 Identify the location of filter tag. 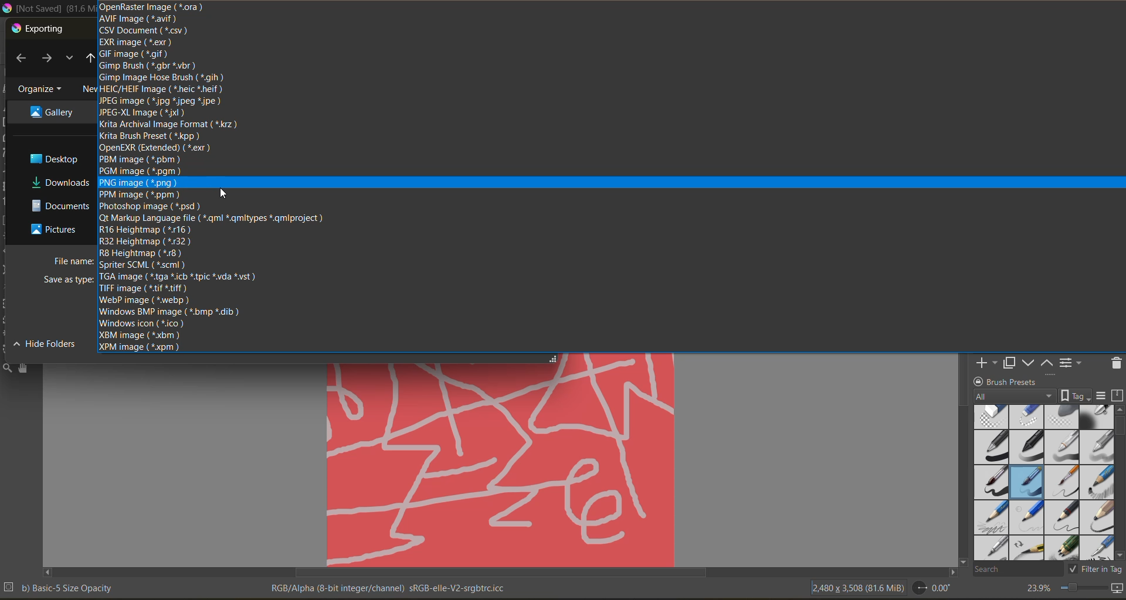
(1093, 568).